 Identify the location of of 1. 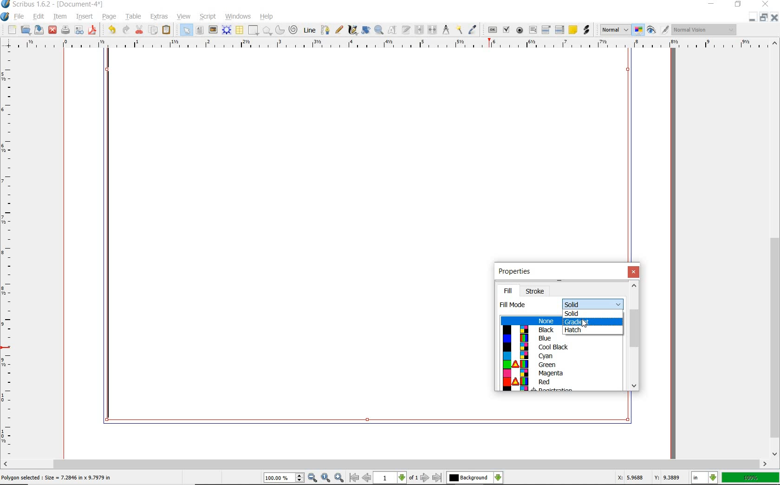
(414, 478).